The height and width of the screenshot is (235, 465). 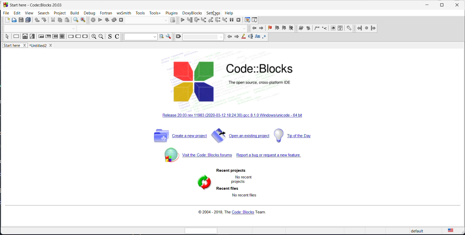 What do you see at coordinates (227, 189) in the screenshot?
I see `recent files` at bounding box center [227, 189].